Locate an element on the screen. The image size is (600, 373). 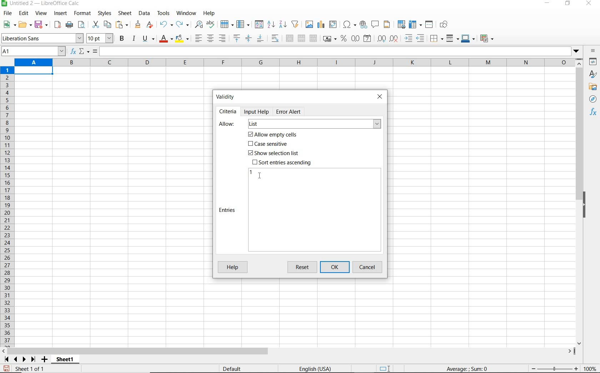
insert special characters is located at coordinates (350, 25).